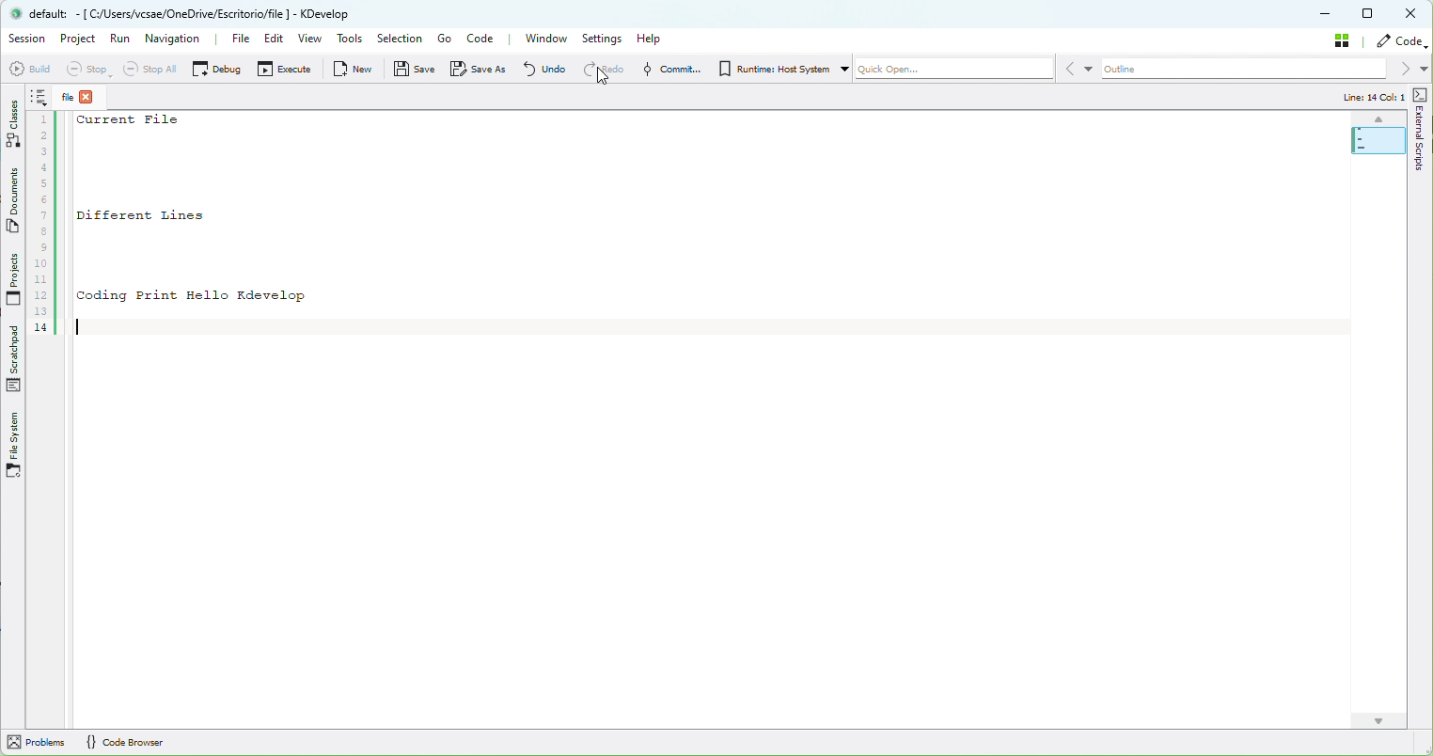 The width and height of the screenshot is (1433, 756). I want to click on Edit, so click(276, 39).